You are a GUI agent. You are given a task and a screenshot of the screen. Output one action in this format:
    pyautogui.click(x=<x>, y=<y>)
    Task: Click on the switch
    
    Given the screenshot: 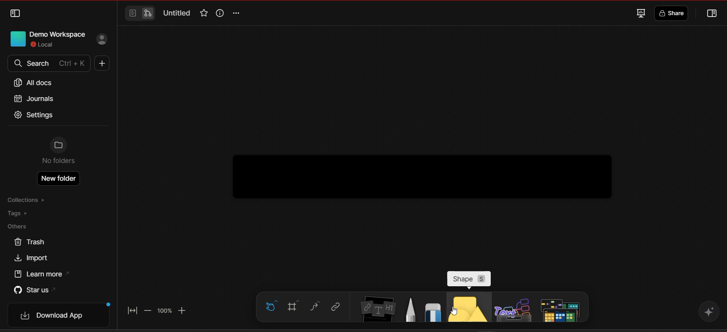 What is the action you would take?
    pyautogui.click(x=139, y=14)
    